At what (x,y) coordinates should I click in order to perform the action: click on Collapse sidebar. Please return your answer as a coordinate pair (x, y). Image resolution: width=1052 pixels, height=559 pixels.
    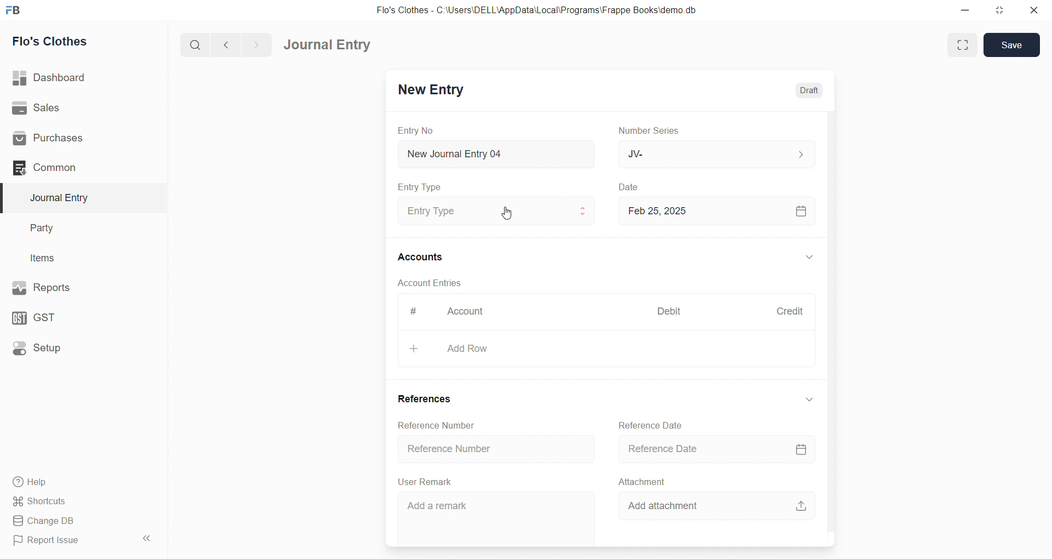
    Looking at the image, I should click on (148, 540).